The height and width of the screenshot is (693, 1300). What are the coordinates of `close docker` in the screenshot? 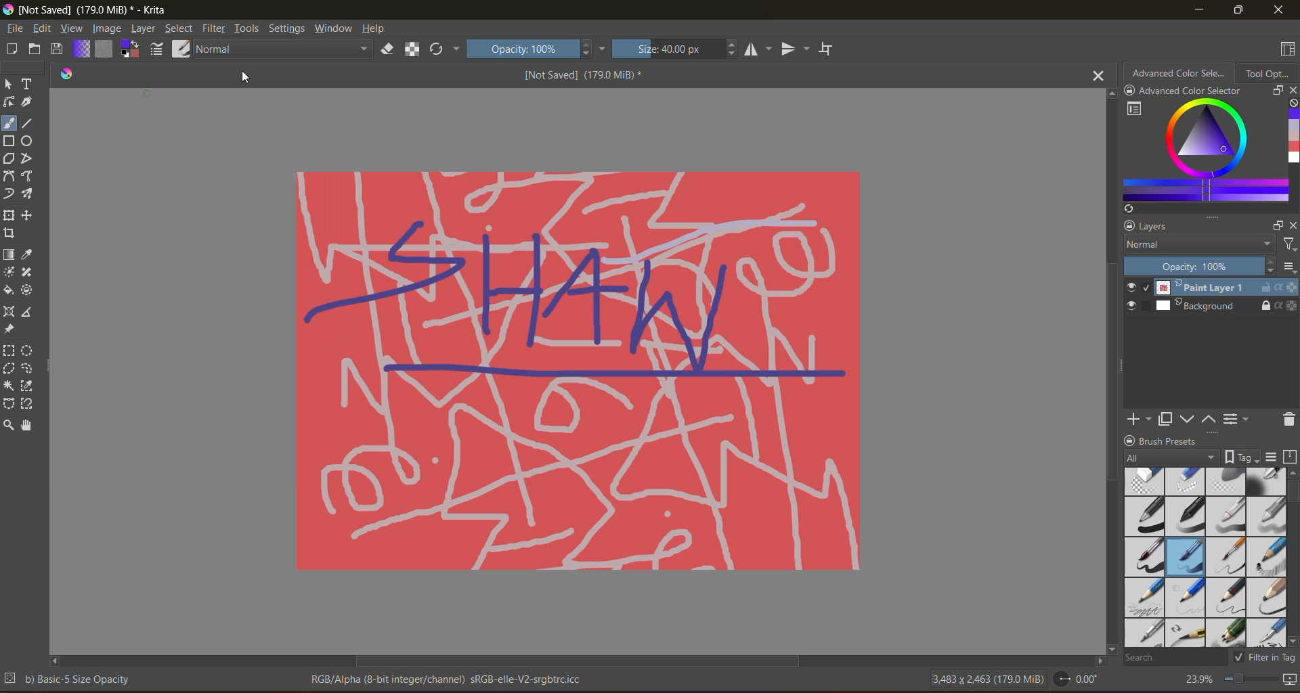 It's located at (1292, 226).